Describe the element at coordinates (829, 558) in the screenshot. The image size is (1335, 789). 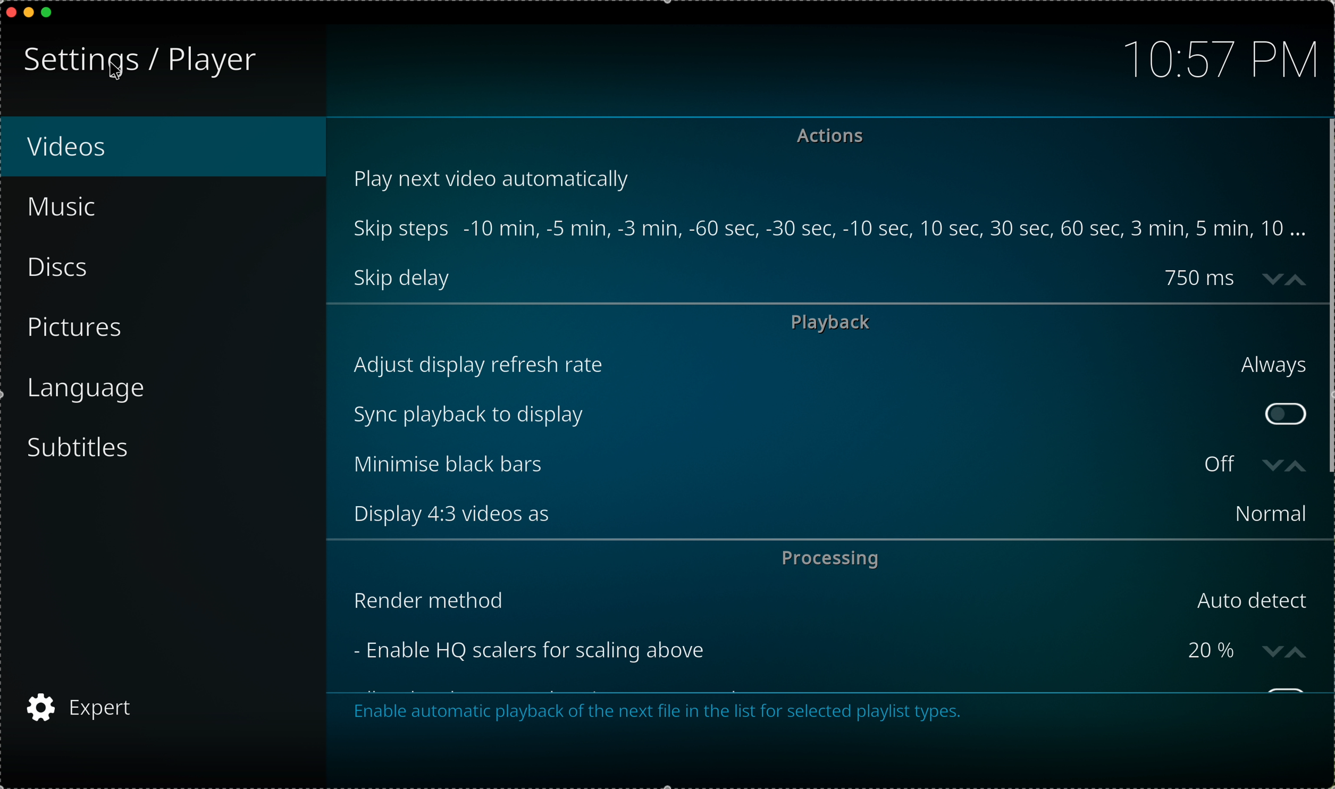
I see `processing` at that location.